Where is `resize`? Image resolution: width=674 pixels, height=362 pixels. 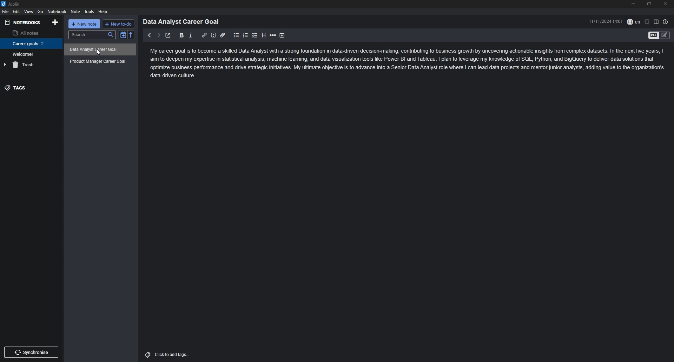 resize is located at coordinates (649, 4).